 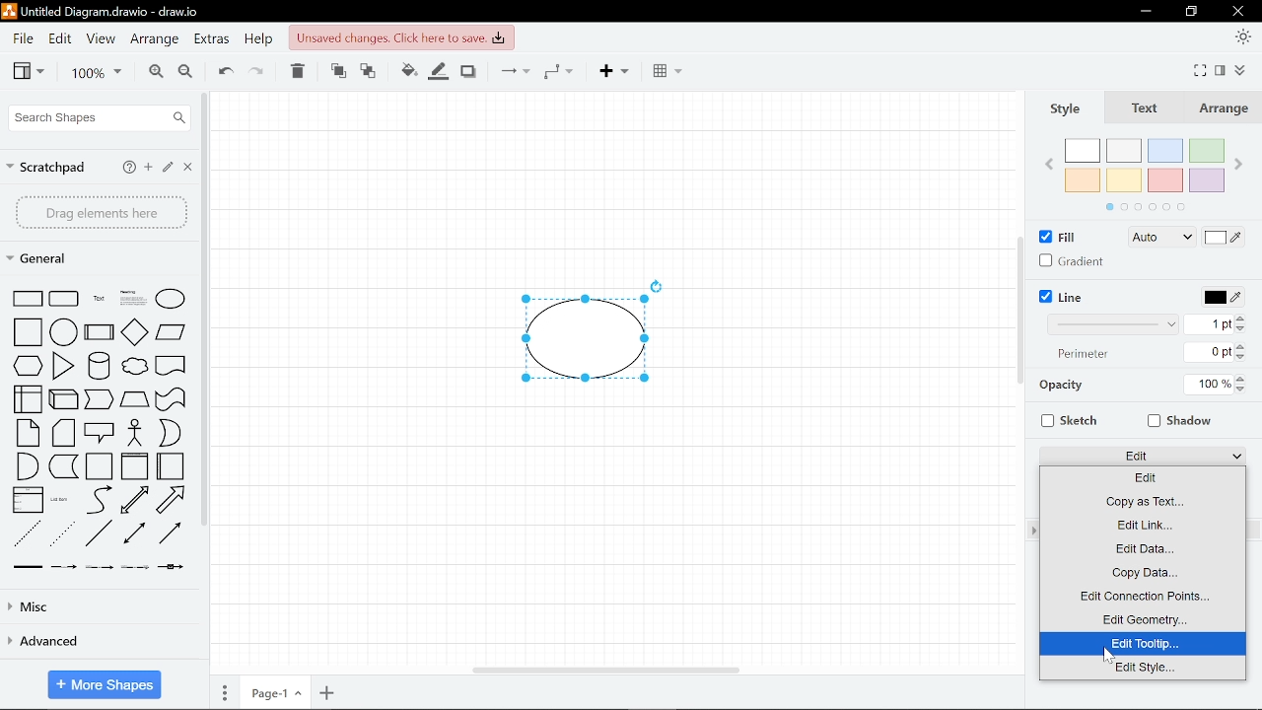 What do you see at coordinates (133, 567) in the screenshot?
I see `connector with 3 labels` at bounding box center [133, 567].